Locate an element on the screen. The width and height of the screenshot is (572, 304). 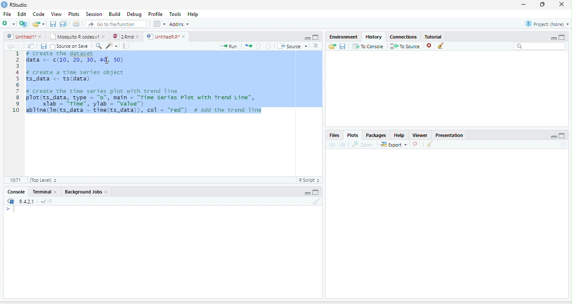
View is located at coordinates (56, 14).